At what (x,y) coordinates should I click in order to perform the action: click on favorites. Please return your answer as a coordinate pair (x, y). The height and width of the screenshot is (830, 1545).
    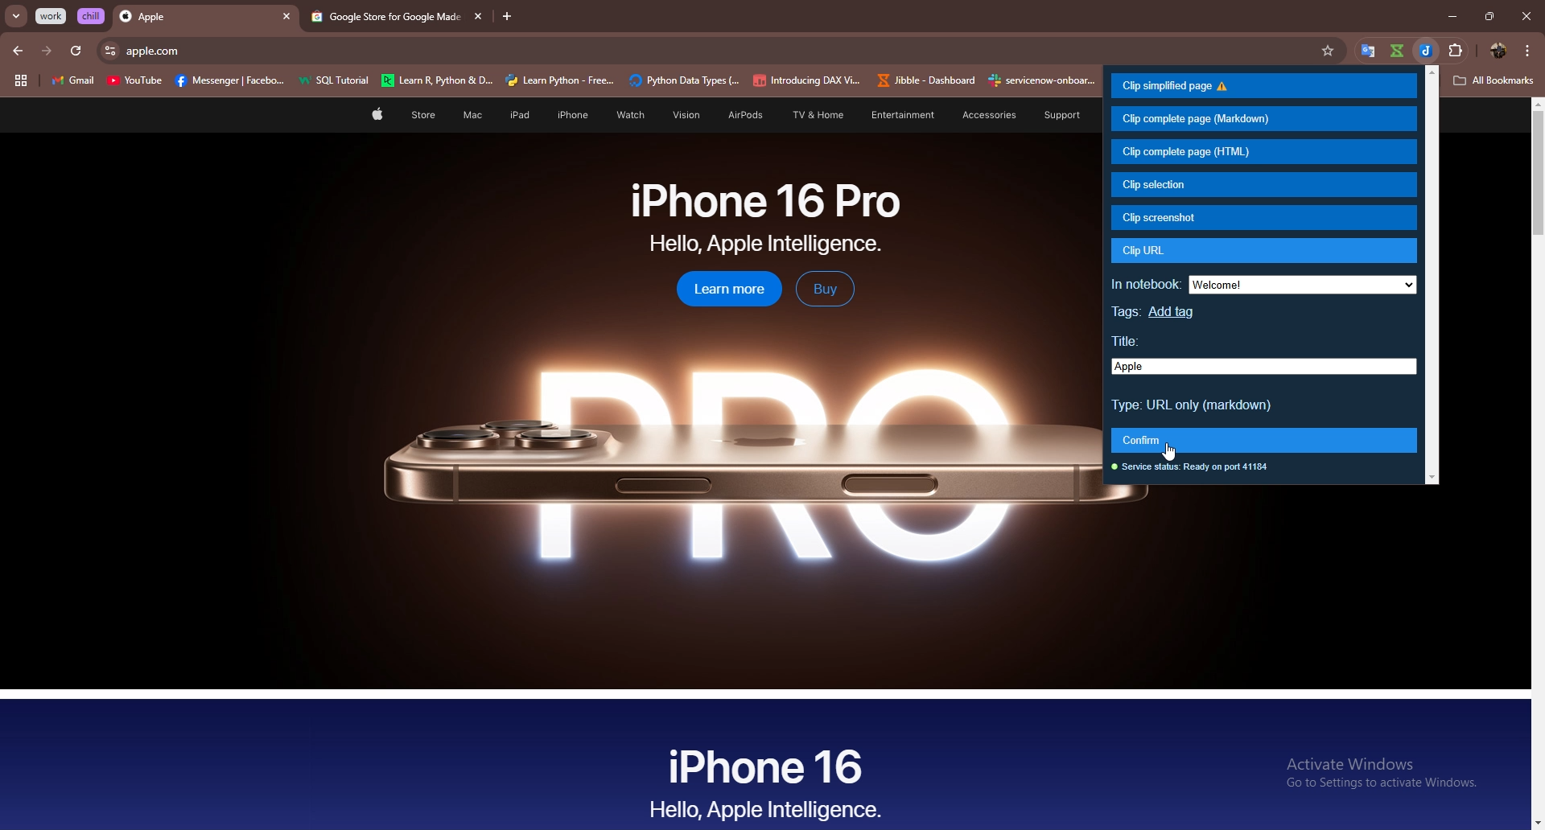
    Looking at the image, I should click on (1334, 51).